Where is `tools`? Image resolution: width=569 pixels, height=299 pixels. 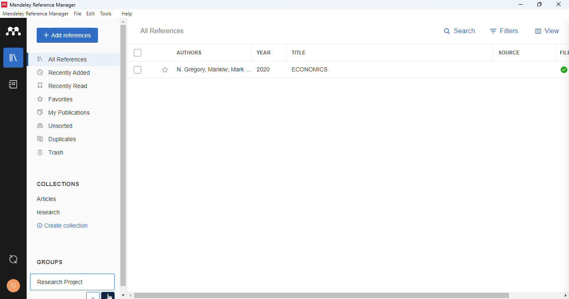
tools is located at coordinates (106, 13).